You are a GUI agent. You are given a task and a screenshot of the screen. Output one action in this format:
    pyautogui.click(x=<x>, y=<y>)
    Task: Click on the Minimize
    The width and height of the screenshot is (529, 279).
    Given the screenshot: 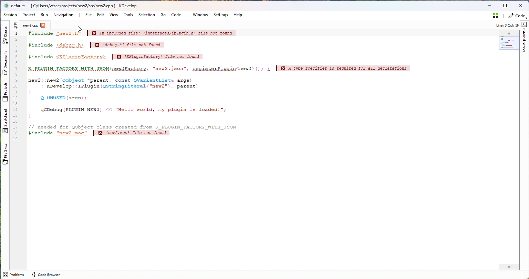 What is the action you would take?
    pyautogui.click(x=490, y=6)
    